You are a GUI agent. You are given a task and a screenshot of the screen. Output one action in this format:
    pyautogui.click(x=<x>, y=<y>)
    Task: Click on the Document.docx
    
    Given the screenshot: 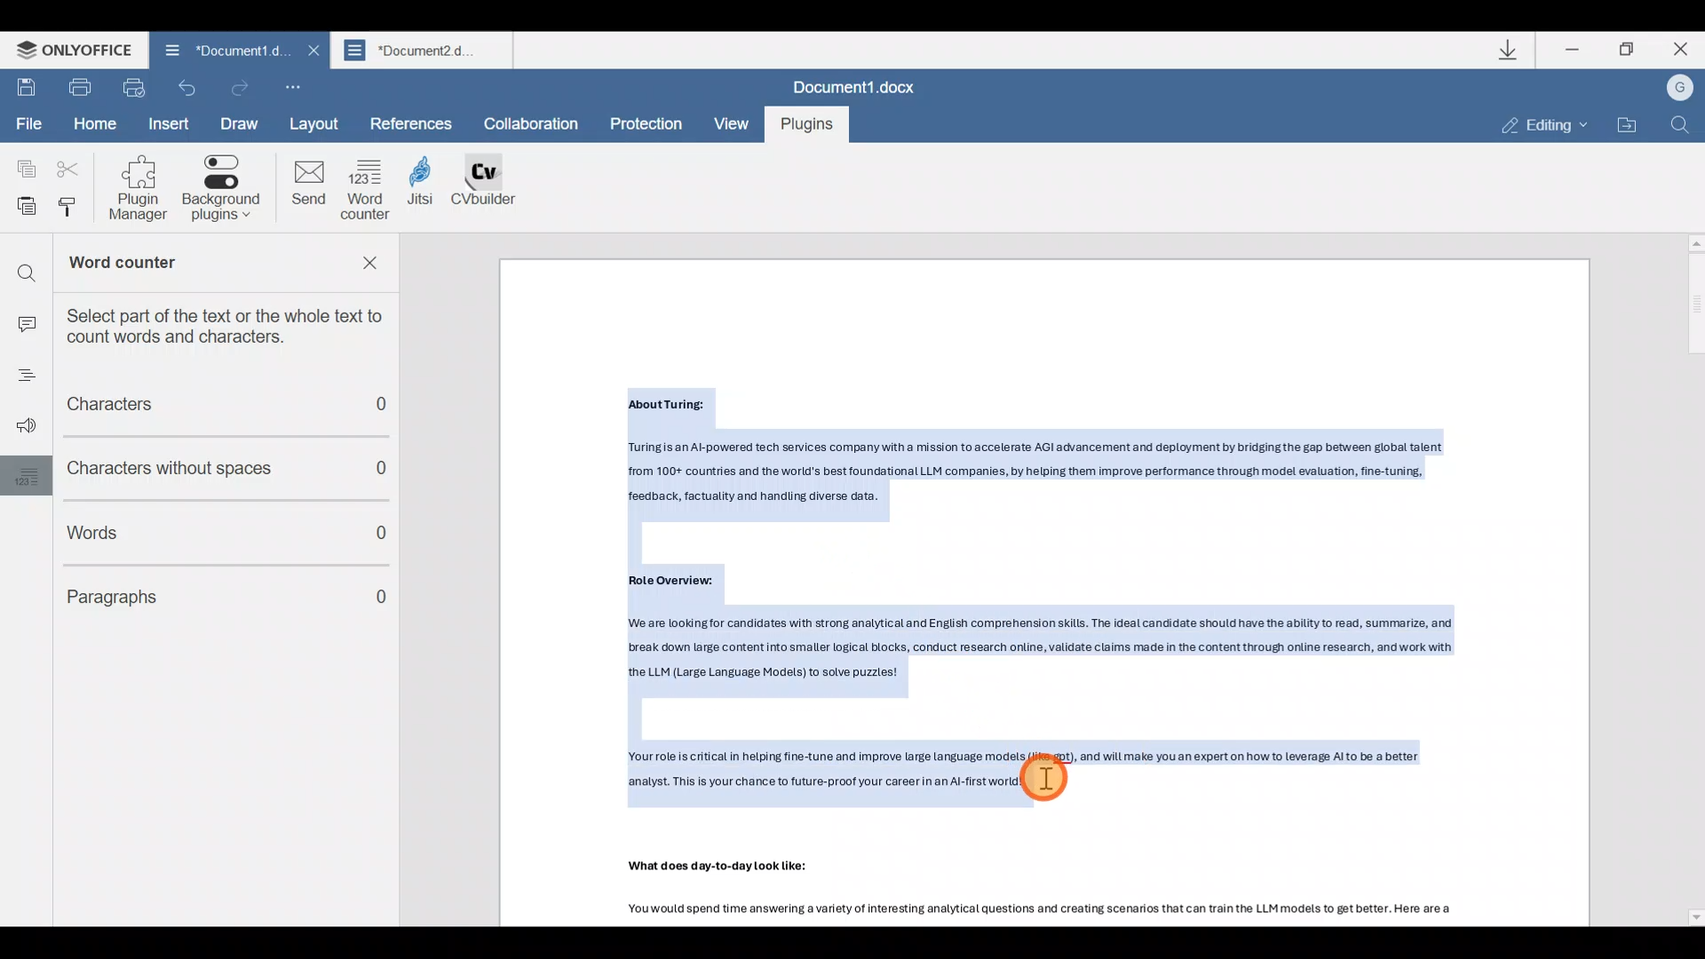 What is the action you would take?
    pyautogui.click(x=856, y=85)
    